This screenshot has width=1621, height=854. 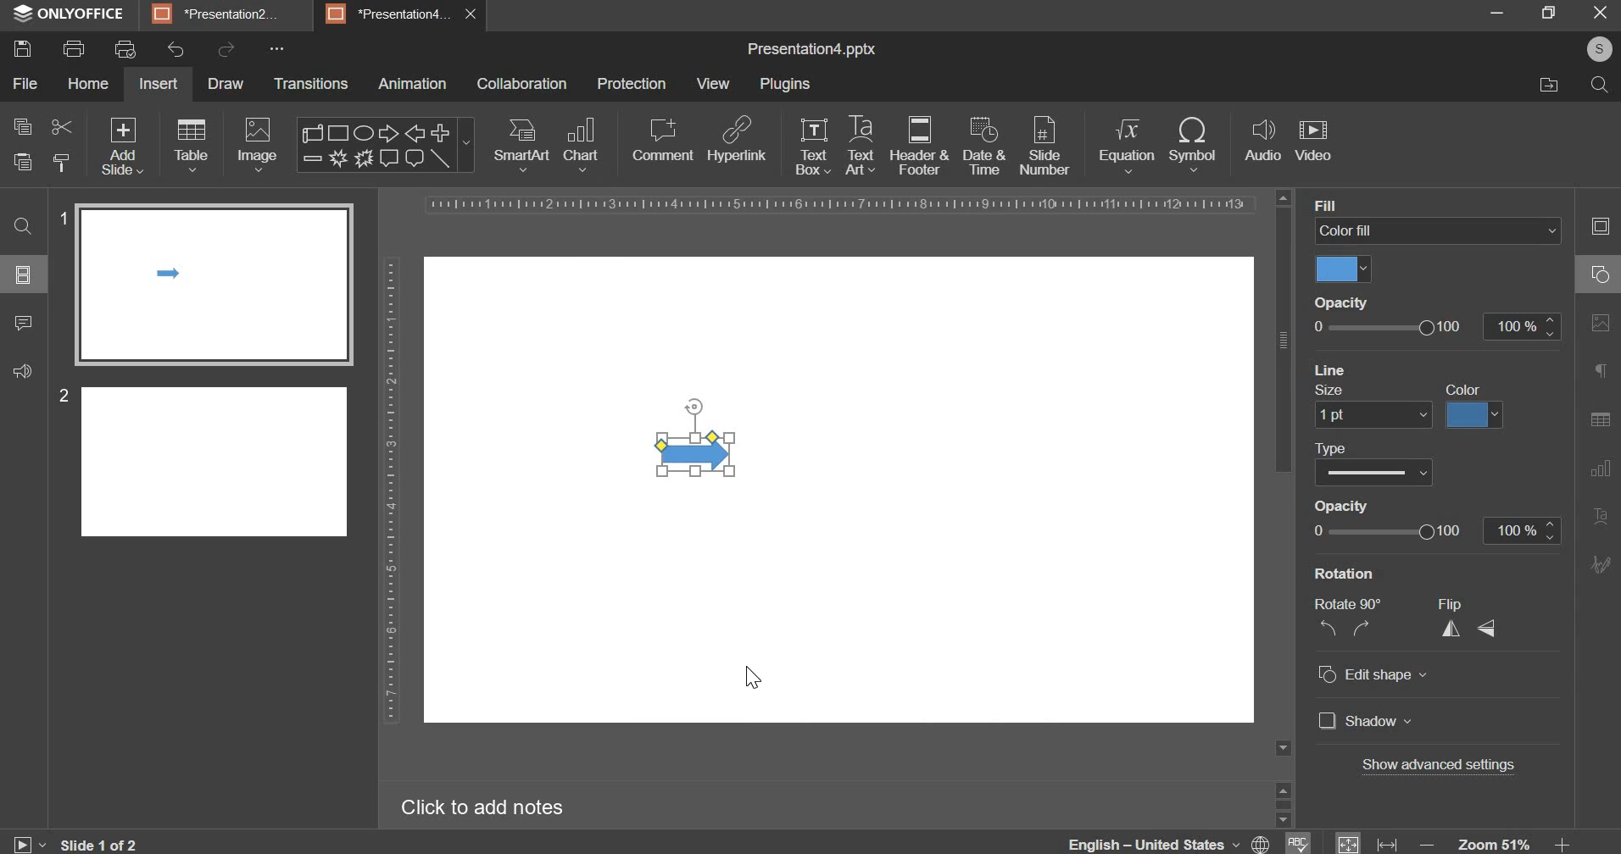 I want to click on print, so click(x=76, y=48).